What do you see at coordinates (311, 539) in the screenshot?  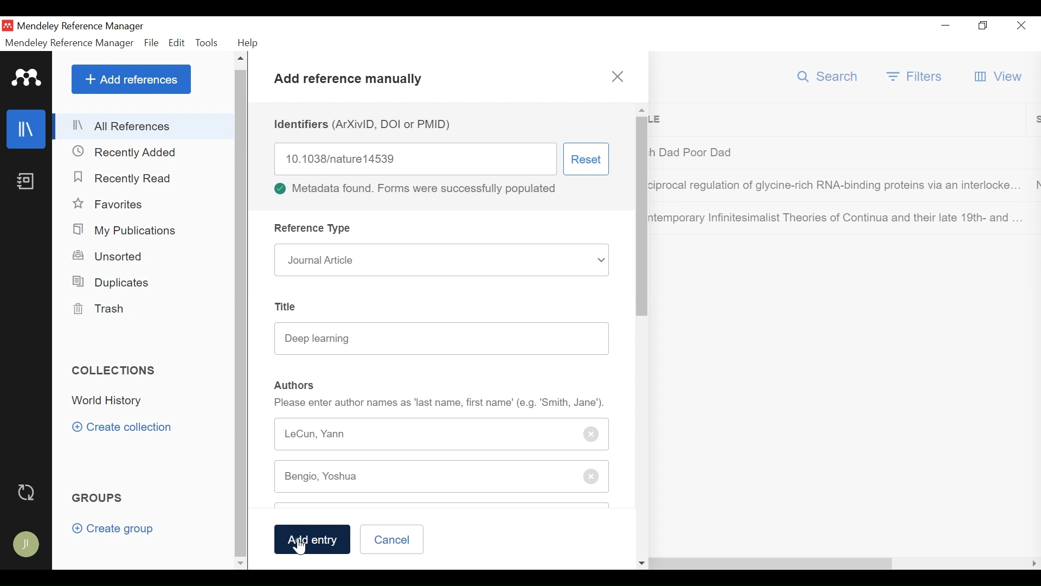 I see `Add Entry` at bounding box center [311, 539].